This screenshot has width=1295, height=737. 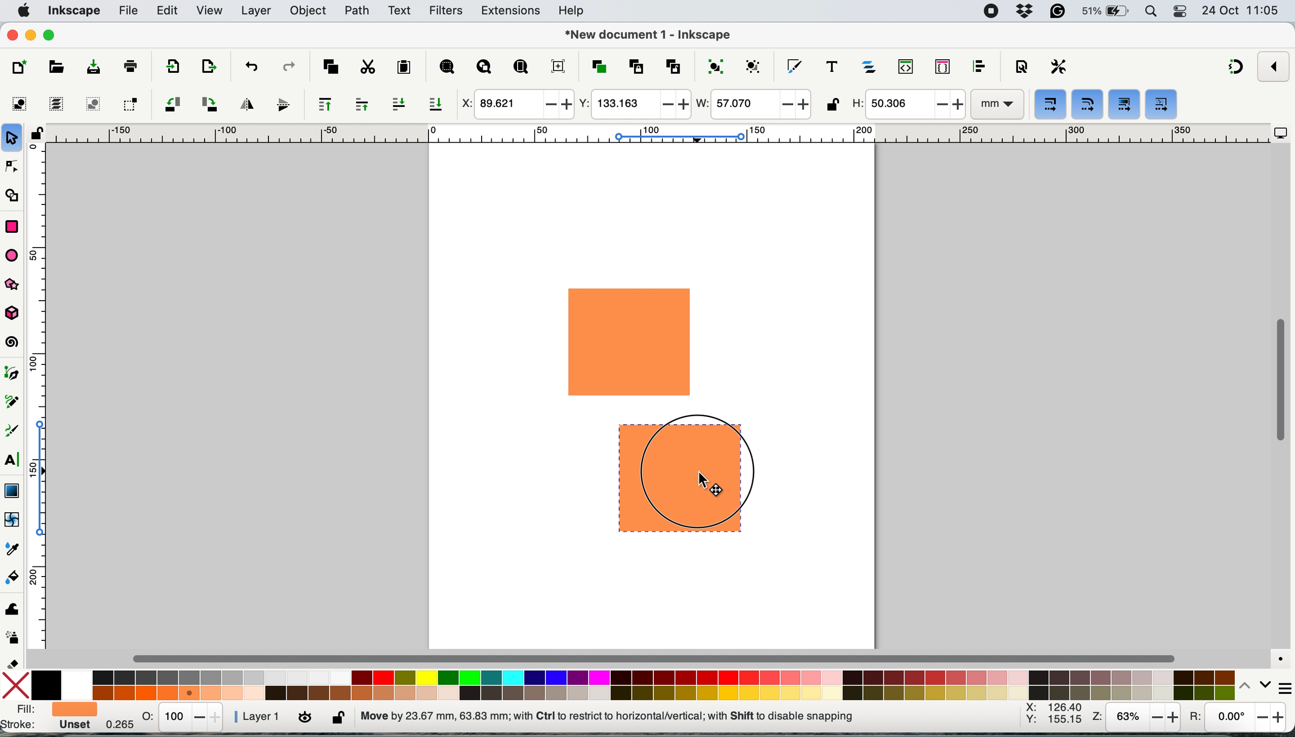 I want to click on tweak tool, so click(x=12, y=607).